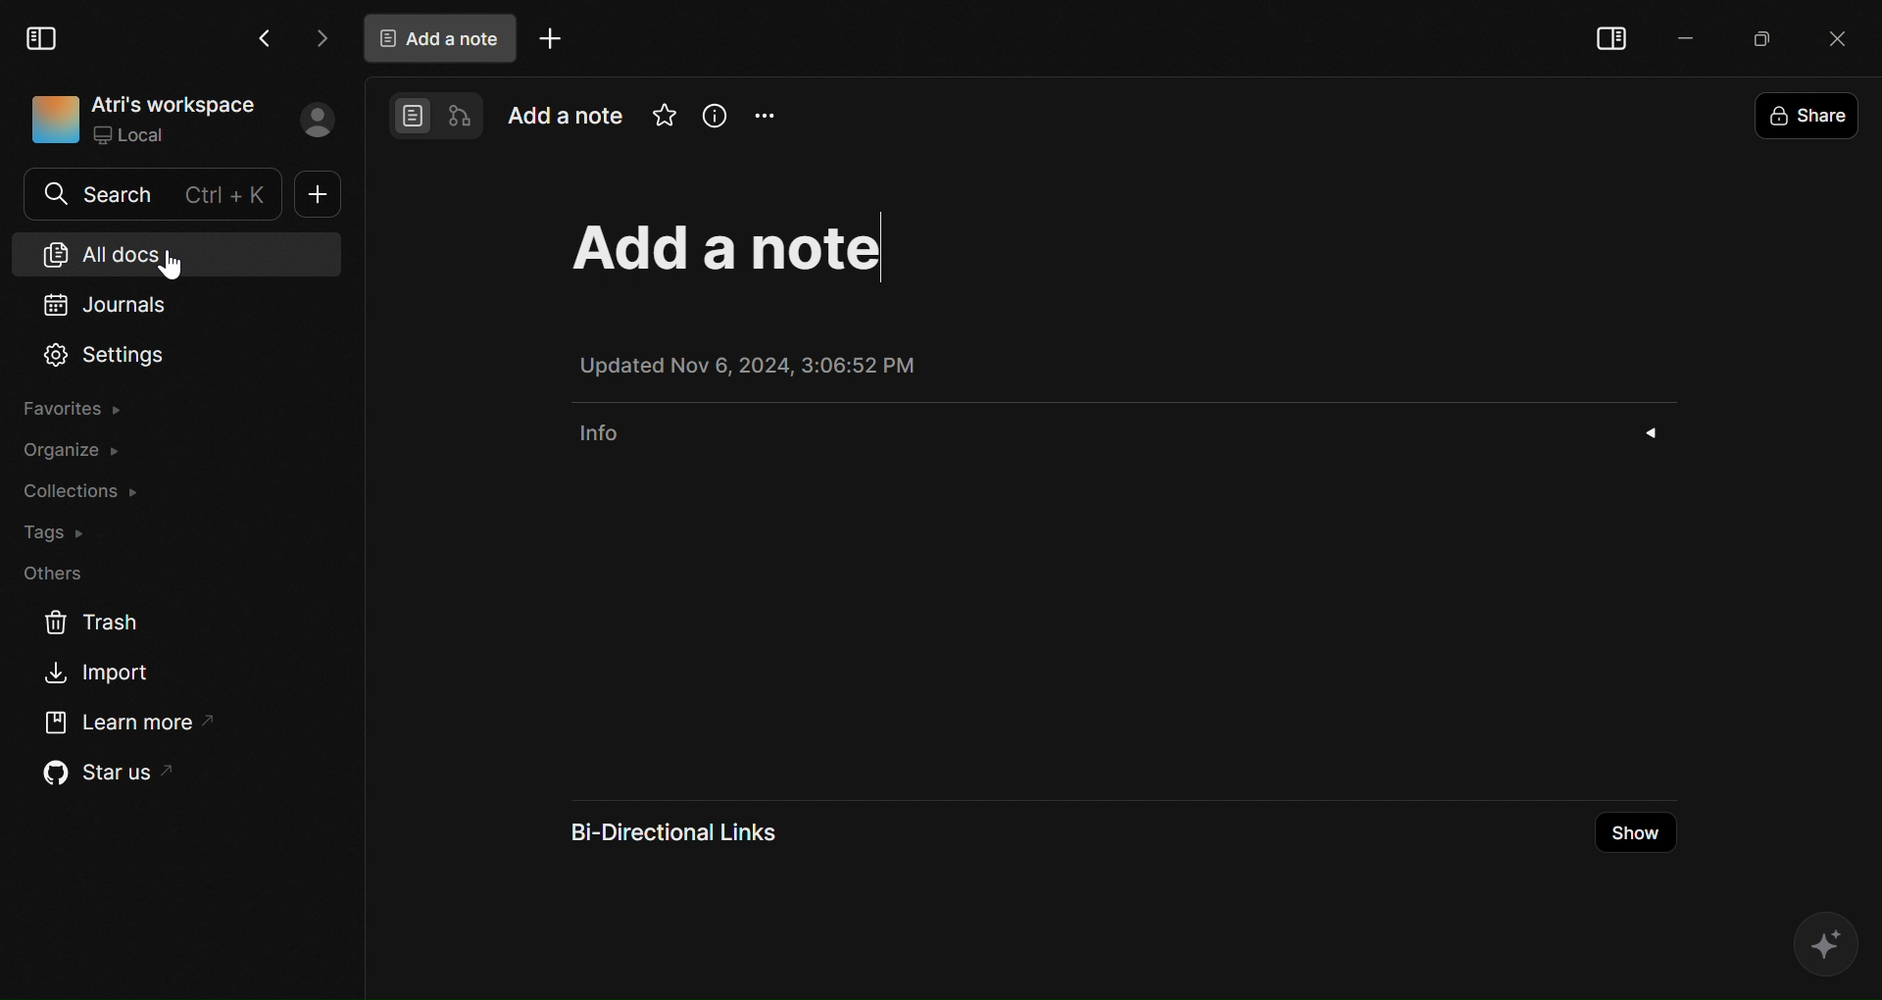 This screenshot has height=1000, width=1882. I want to click on Add a note, so click(733, 250).